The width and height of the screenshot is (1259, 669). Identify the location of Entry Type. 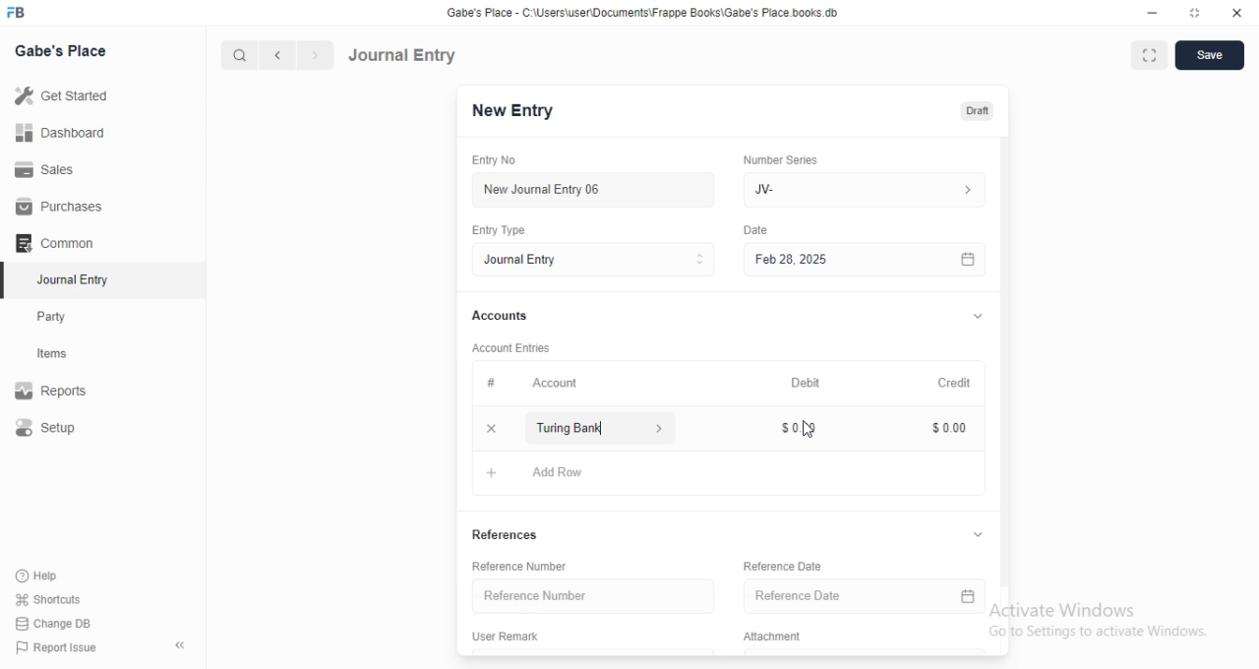
(592, 260).